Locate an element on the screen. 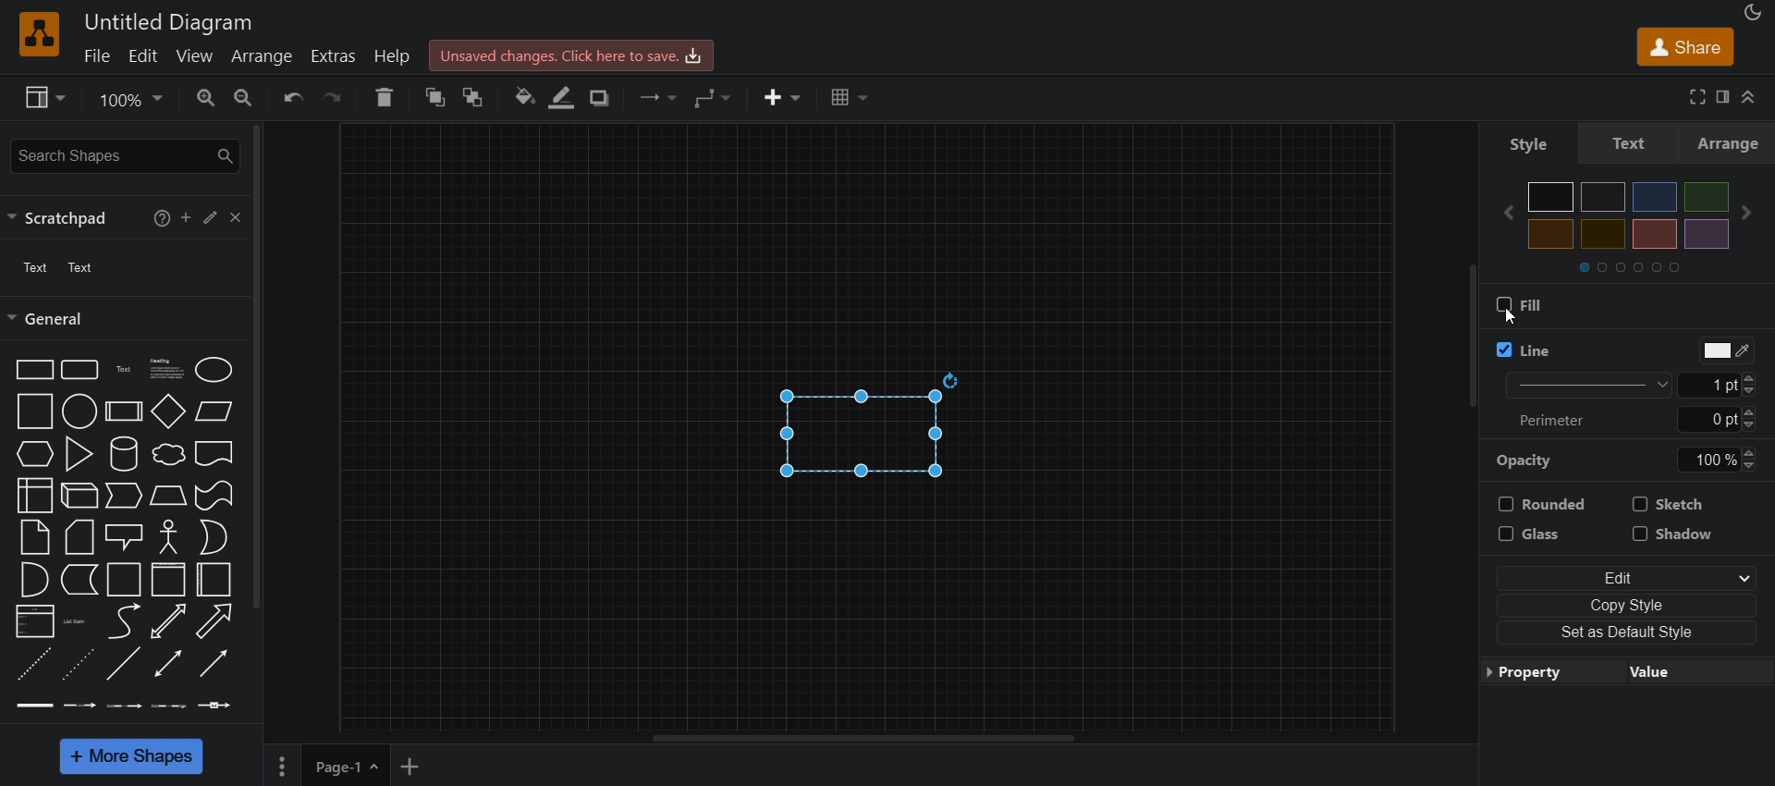 The height and width of the screenshot is (786, 1775). undo is located at coordinates (292, 98).